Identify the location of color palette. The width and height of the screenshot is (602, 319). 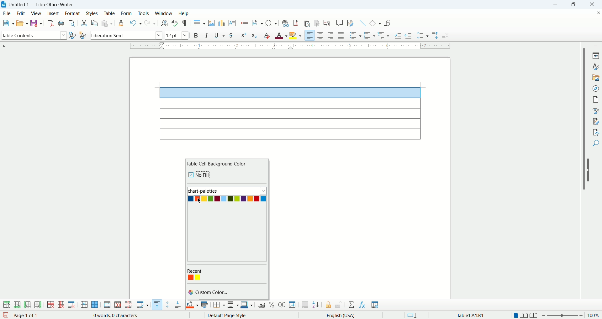
(227, 199).